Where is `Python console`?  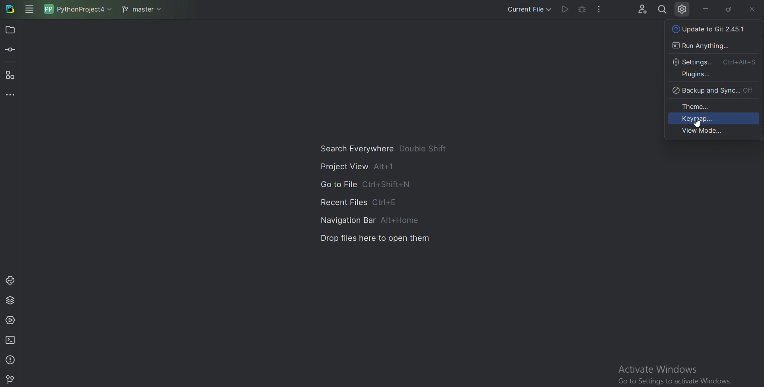
Python console is located at coordinates (11, 280).